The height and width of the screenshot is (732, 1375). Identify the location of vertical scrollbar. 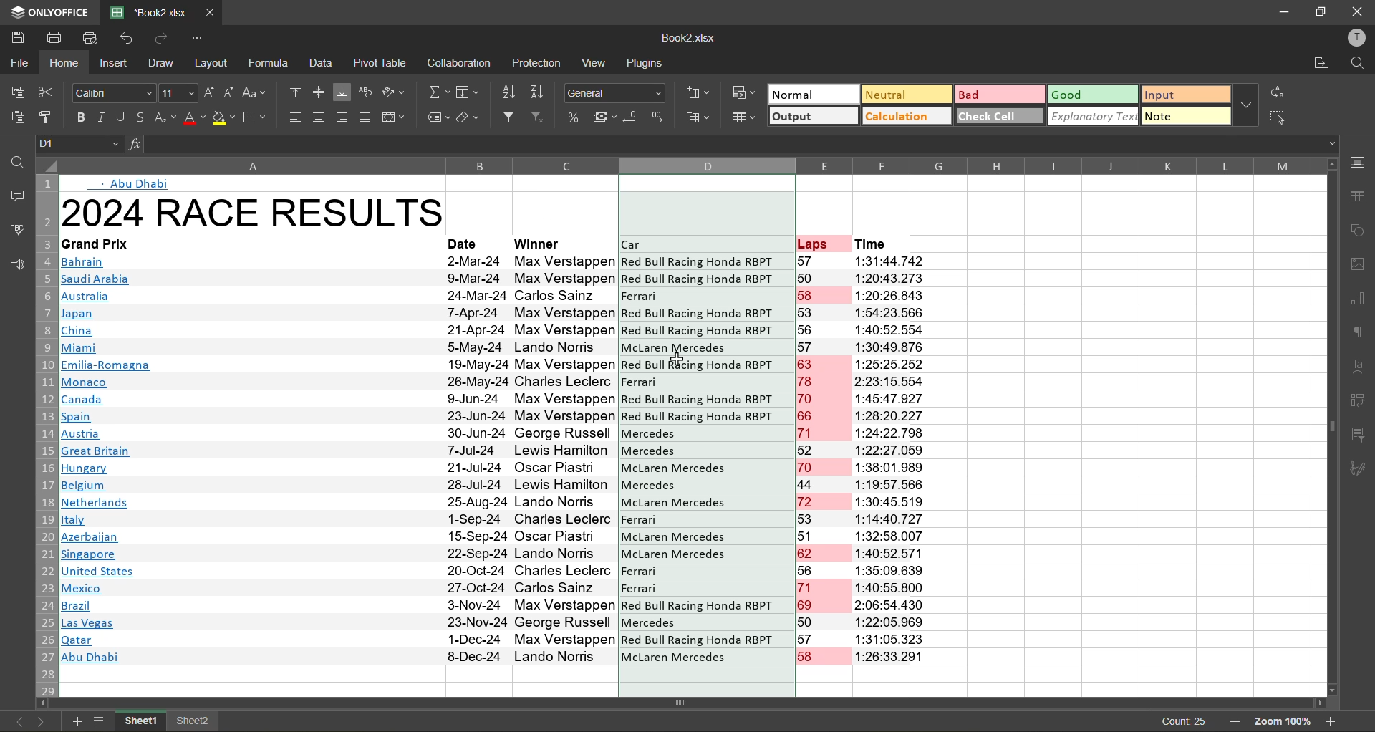
(1331, 427).